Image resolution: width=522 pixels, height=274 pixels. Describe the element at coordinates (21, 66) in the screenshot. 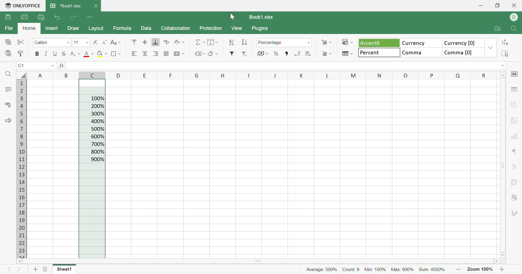

I see `C1` at that location.